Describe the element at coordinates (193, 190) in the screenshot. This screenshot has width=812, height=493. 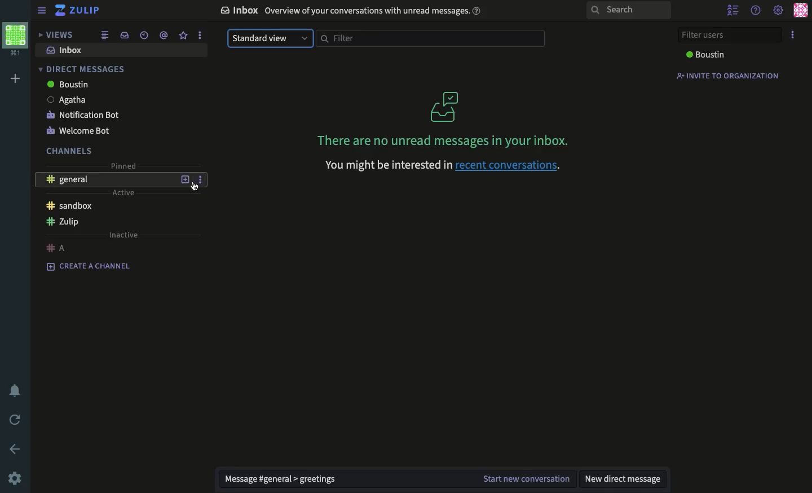
I see `cursor` at that location.